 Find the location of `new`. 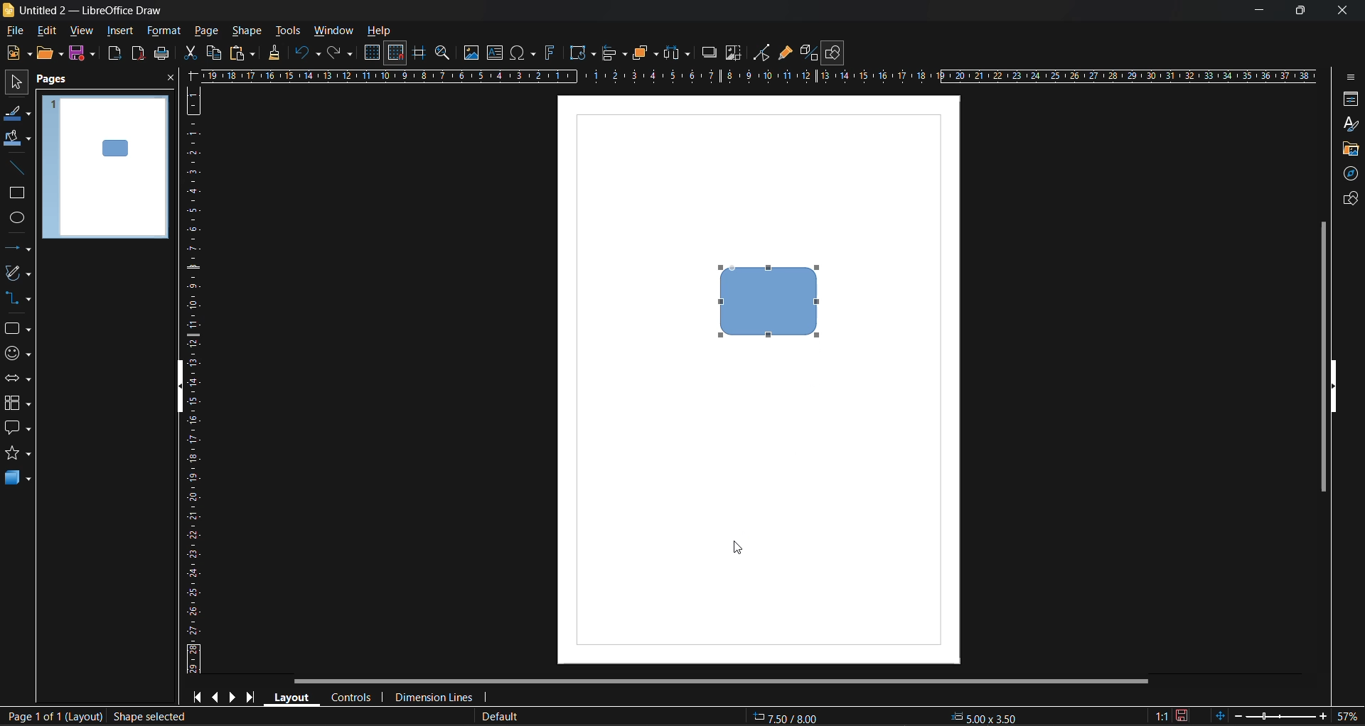

new is located at coordinates (18, 53).